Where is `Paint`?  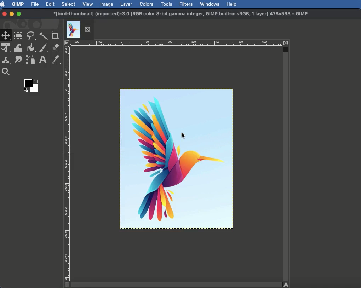
Paint is located at coordinates (44, 48).